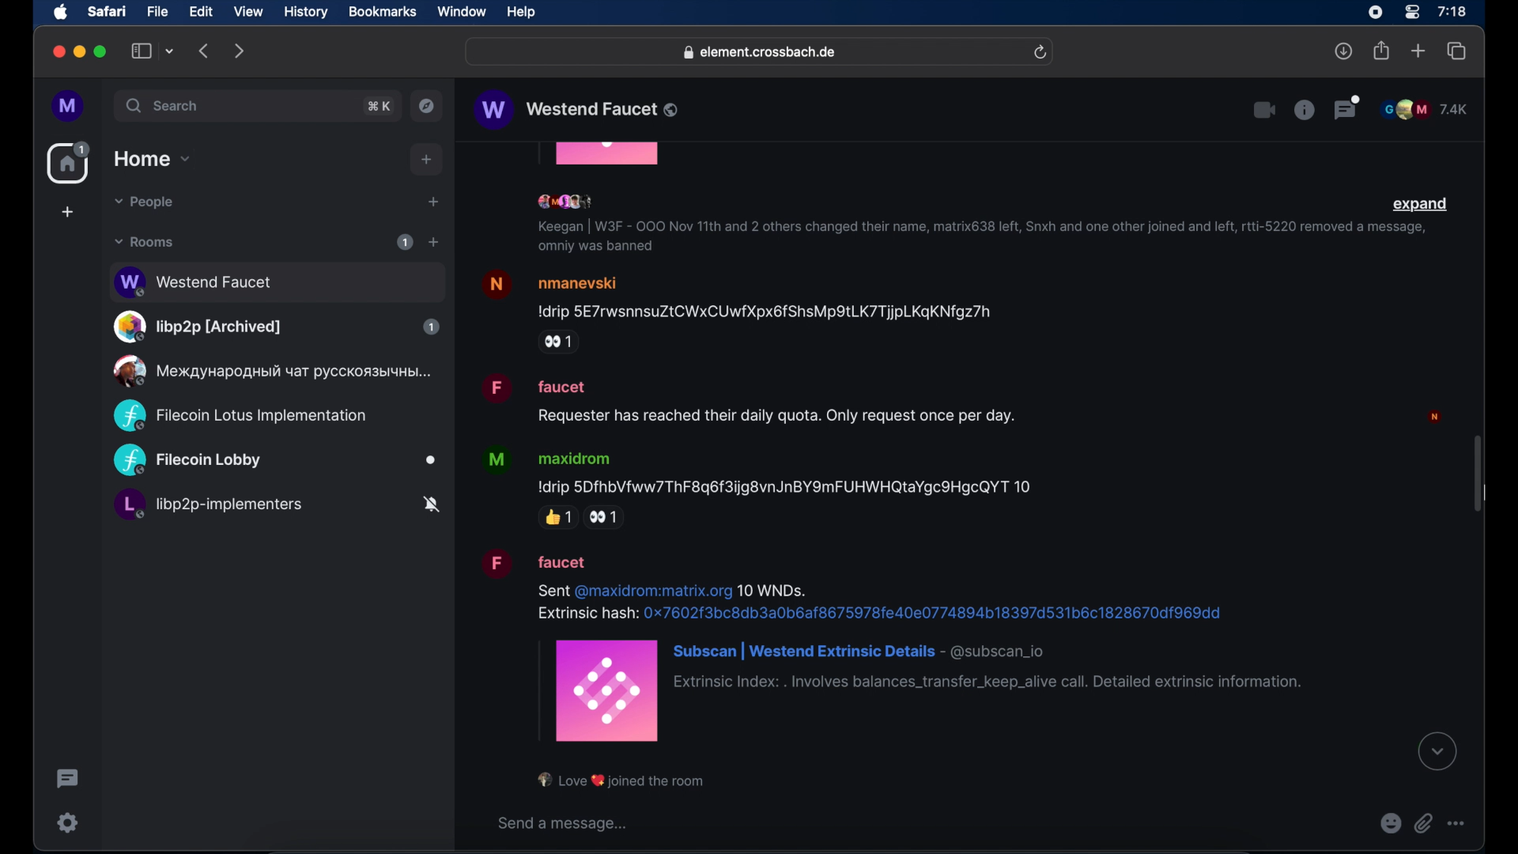  What do you see at coordinates (1304, 109) in the screenshot?
I see `room info` at bounding box center [1304, 109].